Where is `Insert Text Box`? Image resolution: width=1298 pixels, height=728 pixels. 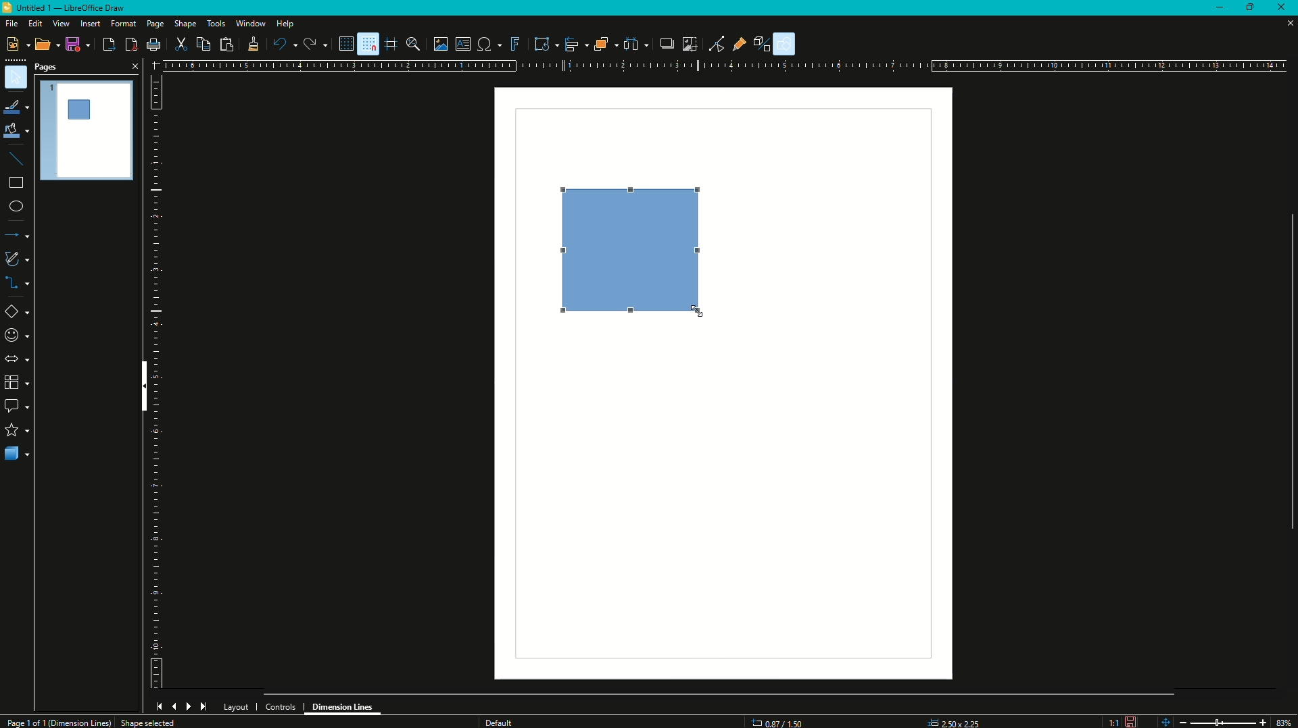 Insert Text Box is located at coordinates (462, 43).